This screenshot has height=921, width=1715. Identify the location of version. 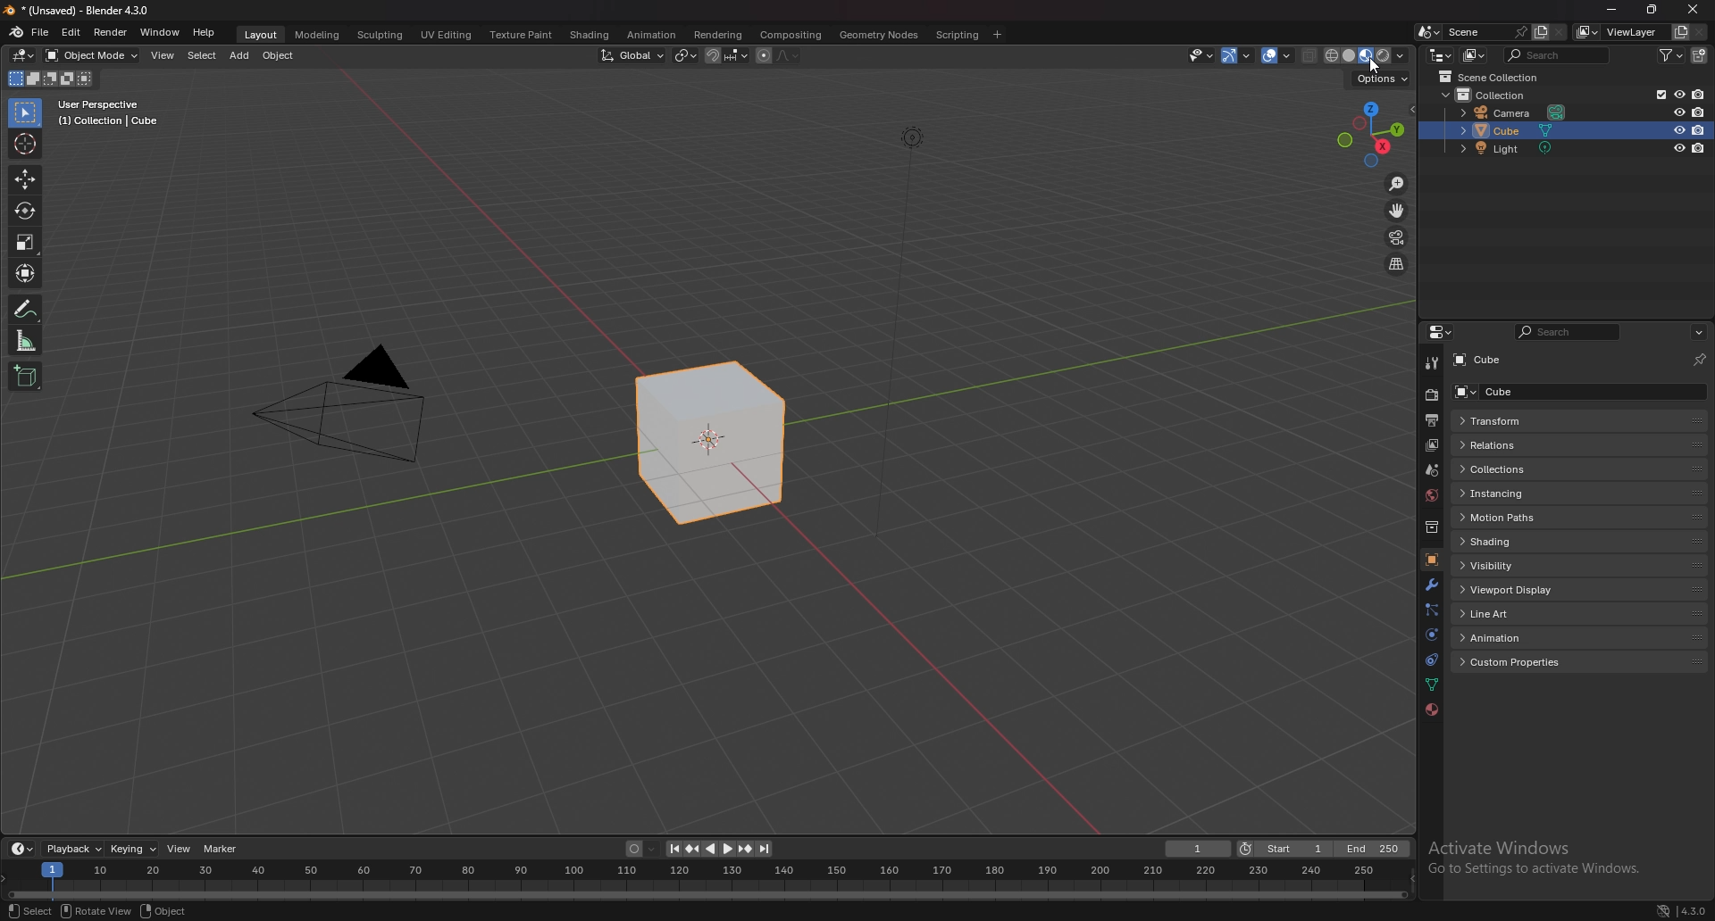
(1694, 910).